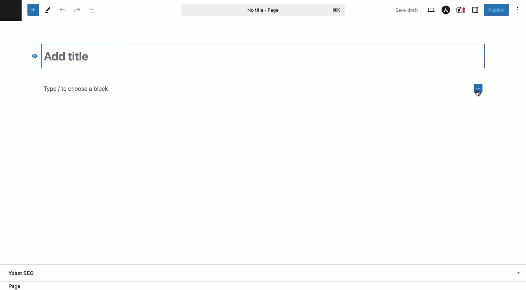 The width and height of the screenshot is (526, 290). What do you see at coordinates (446, 10) in the screenshot?
I see `Astra` at bounding box center [446, 10].